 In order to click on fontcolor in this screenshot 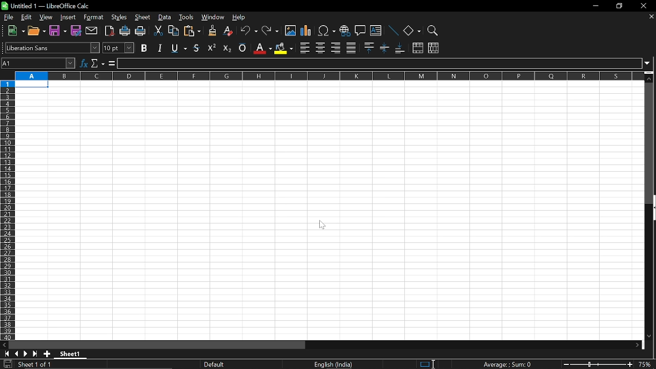, I will do `click(262, 48)`.